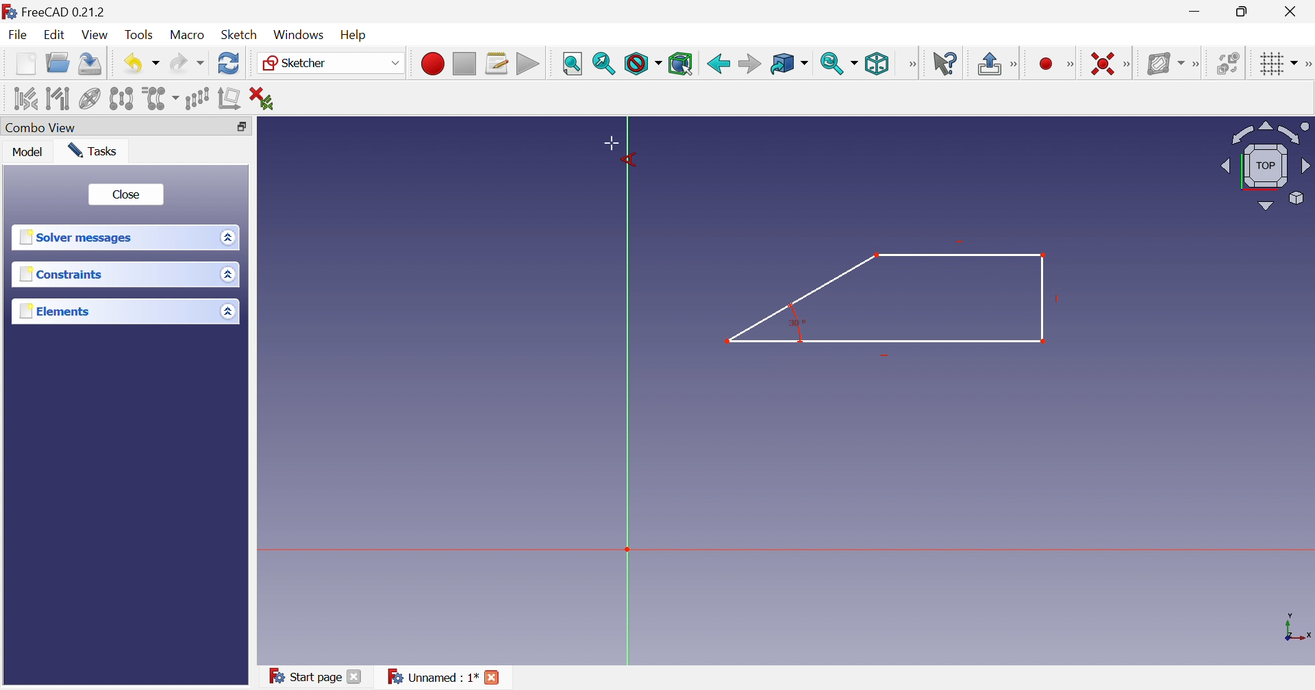 The image size is (1315, 690). Describe the element at coordinates (573, 62) in the screenshot. I see `Fit all` at that location.